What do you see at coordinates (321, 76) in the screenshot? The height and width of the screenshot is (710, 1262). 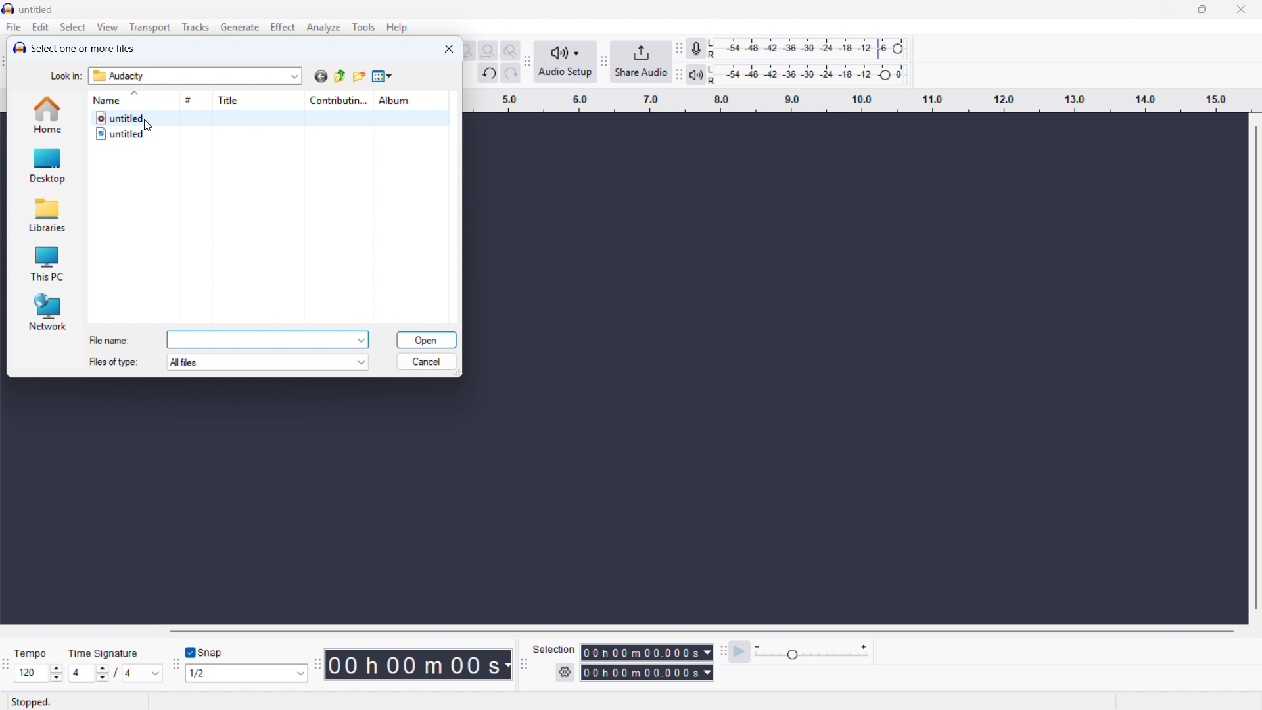 I see `Go back` at bounding box center [321, 76].